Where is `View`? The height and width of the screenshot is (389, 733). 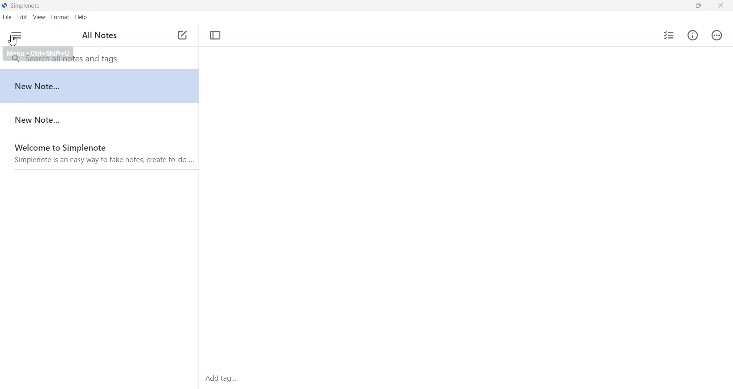 View is located at coordinates (39, 16).